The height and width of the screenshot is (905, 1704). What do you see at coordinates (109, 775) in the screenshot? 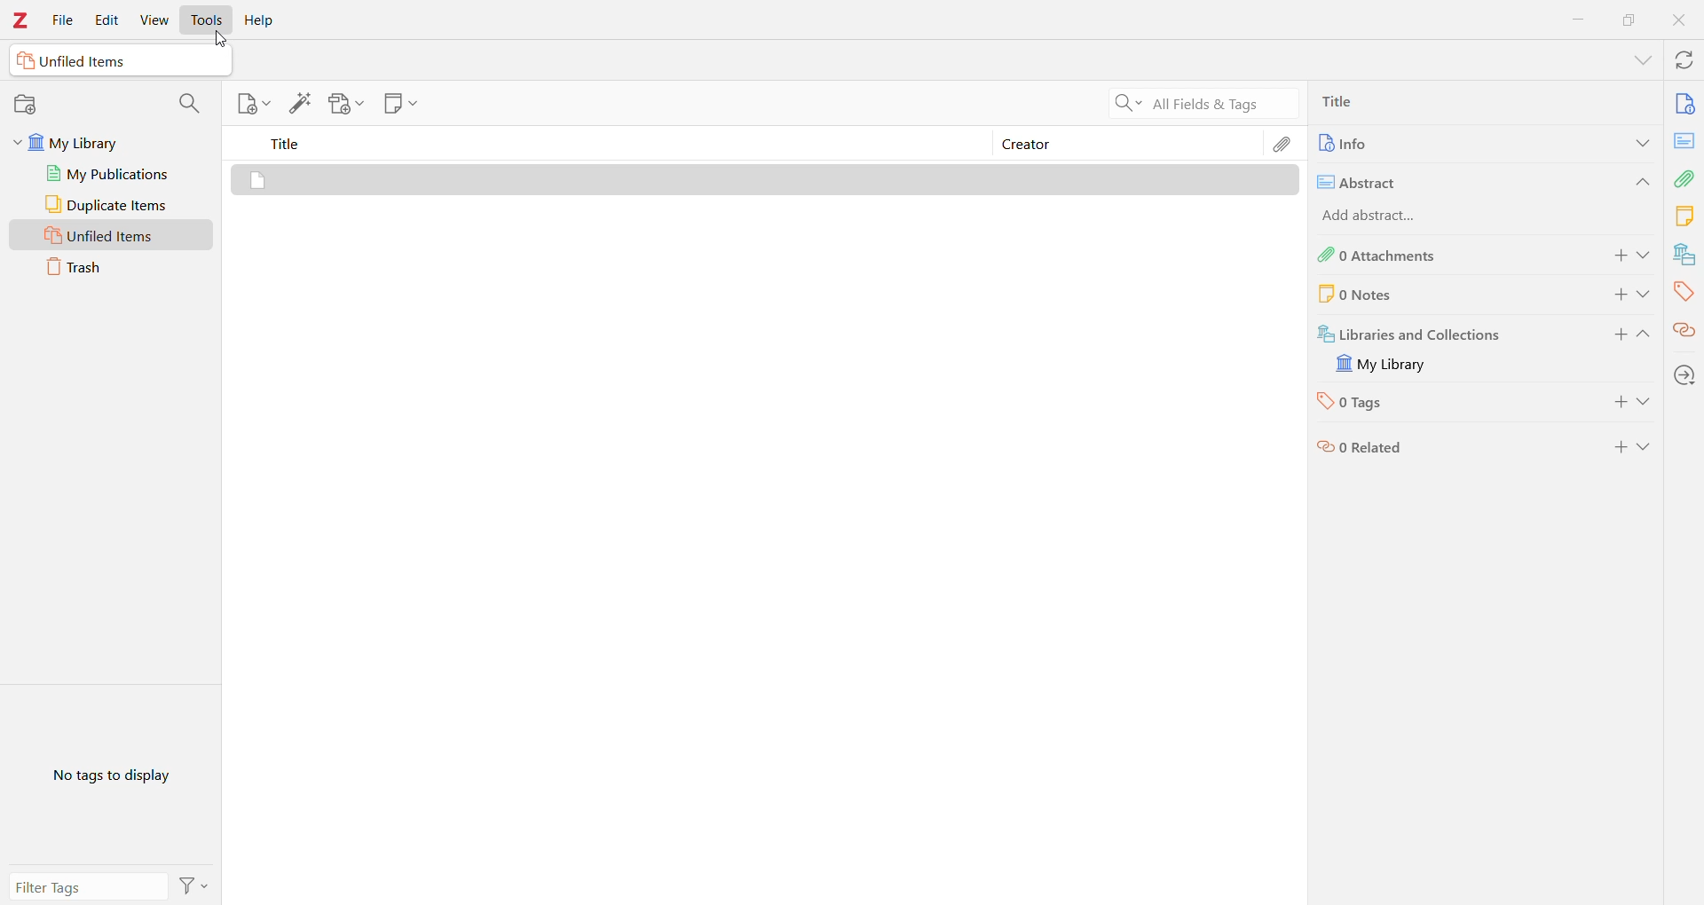
I see `No tags to display` at bounding box center [109, 775].